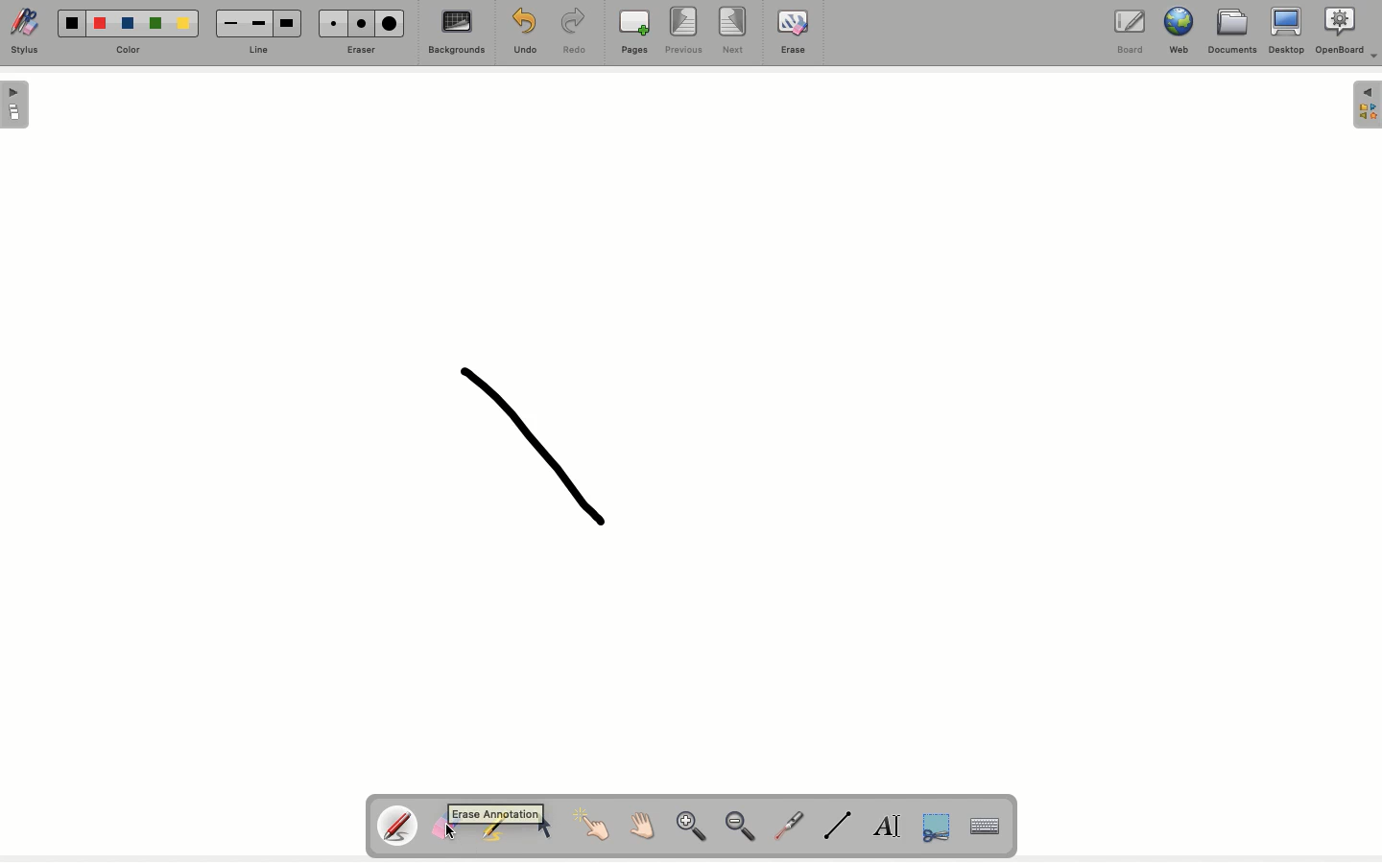  I want to click on Borad, so click(1131, 35).